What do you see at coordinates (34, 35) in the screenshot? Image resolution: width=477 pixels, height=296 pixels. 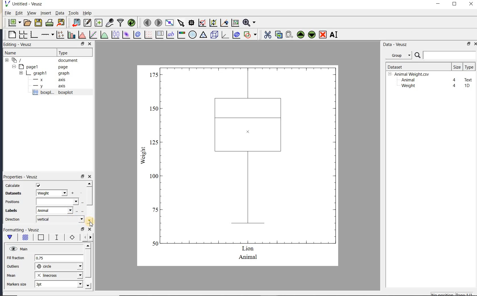 I see `base graph` at bounding box center [34, 35].